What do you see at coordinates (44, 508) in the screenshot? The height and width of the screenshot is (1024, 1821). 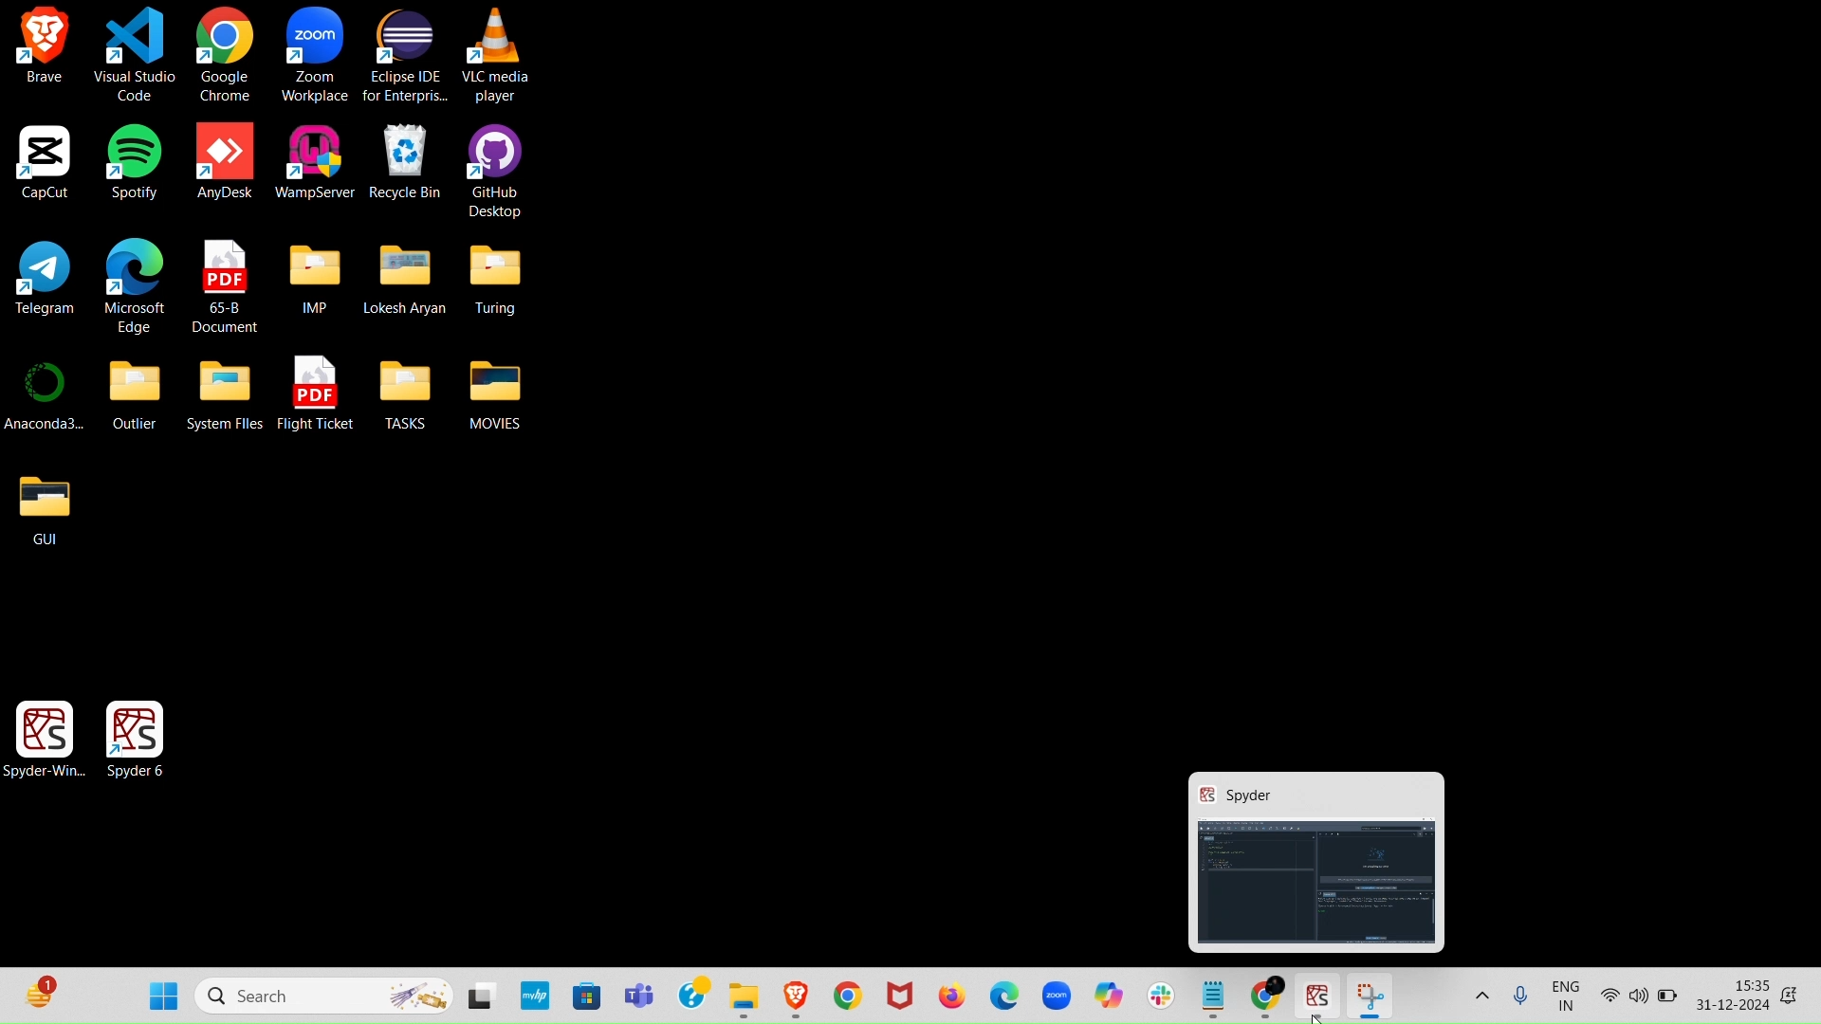 I see `GUI` at bounding box center [44, 508].